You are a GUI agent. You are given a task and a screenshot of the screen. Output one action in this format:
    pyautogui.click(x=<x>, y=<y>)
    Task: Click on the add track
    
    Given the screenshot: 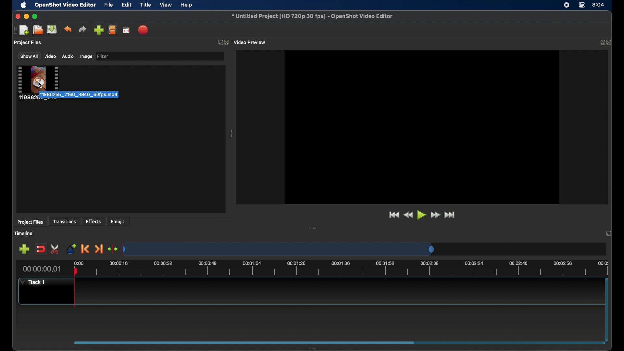 What is the action you would take?
    pyautogui.click(x=24, y=249)
    